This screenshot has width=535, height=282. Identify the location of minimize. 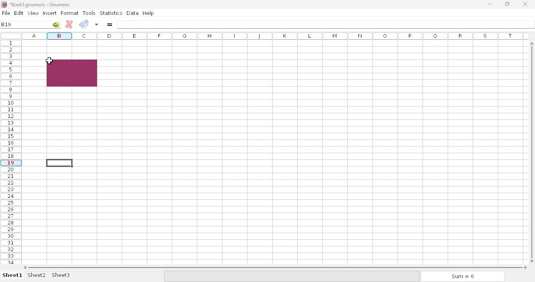
(490, 4).